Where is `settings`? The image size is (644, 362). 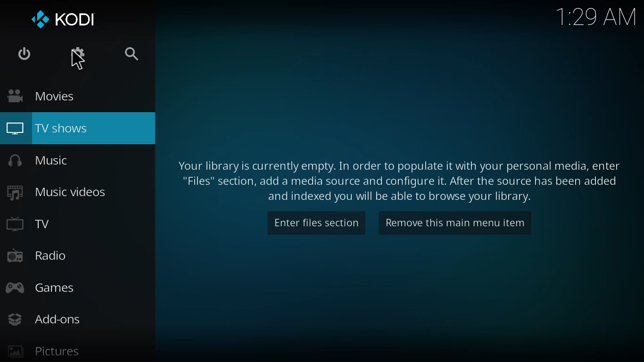
settings is located at coordinates (78, 55).